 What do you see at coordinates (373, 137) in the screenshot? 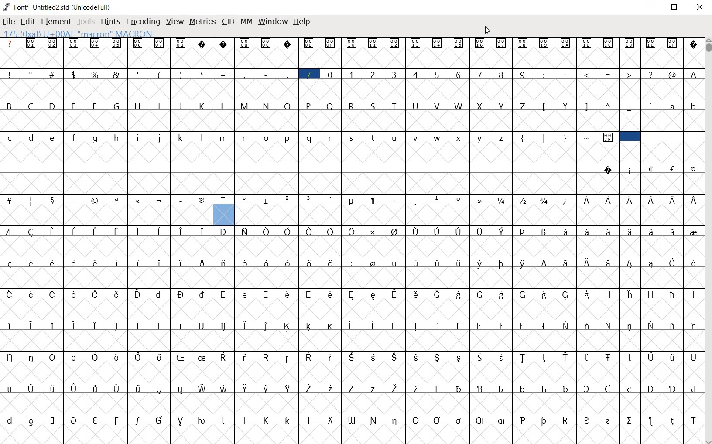
I see `t` at bounding box center [373, 137].